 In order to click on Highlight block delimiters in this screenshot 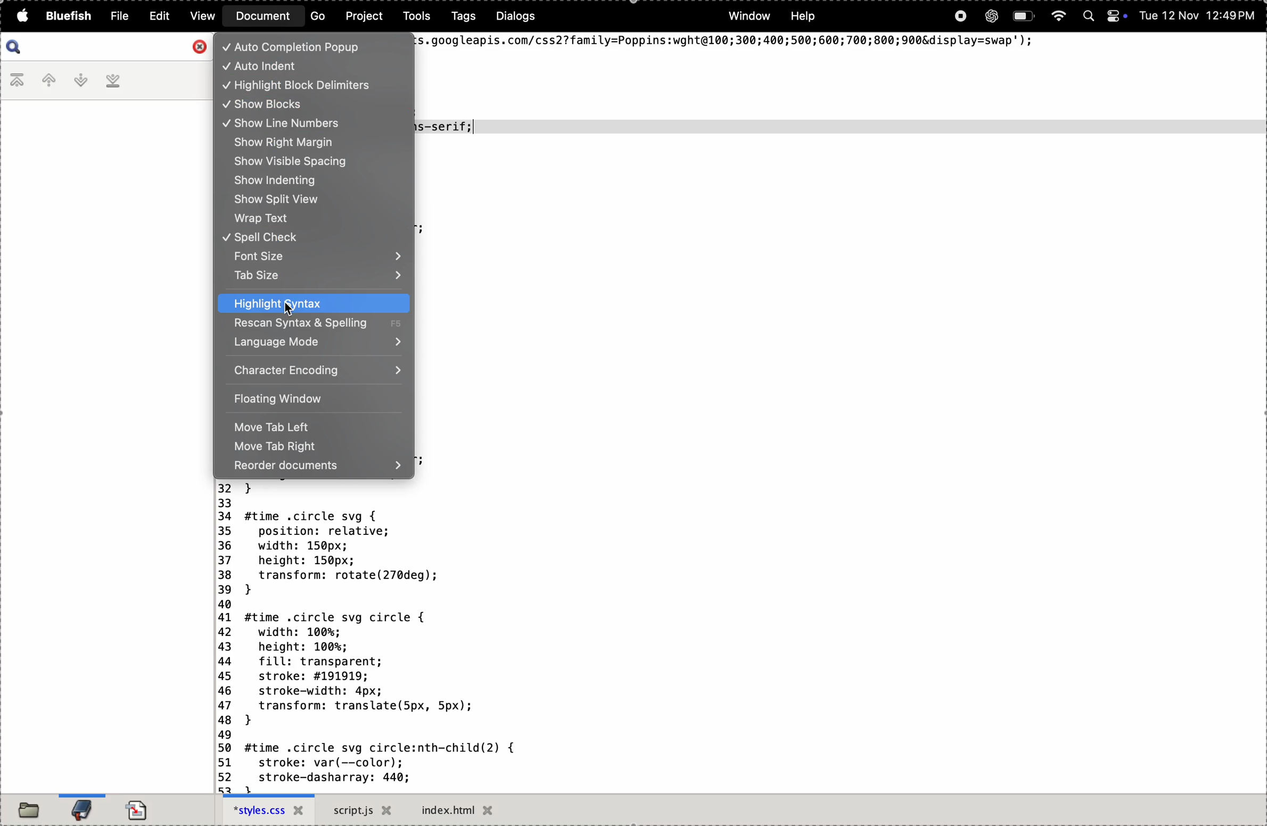, I will do `click(314, 86)`.